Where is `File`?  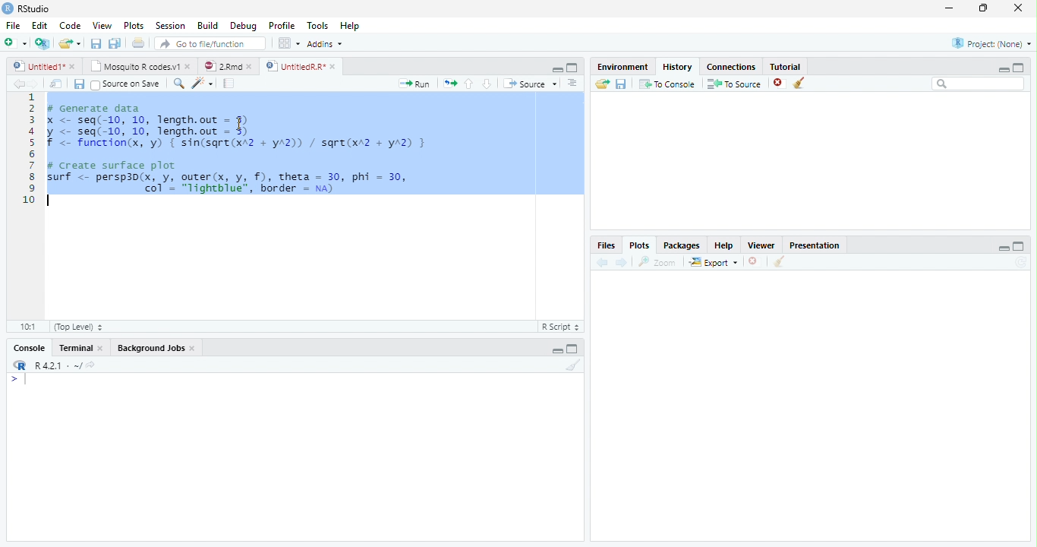
File is located at coordinates (13, 25).